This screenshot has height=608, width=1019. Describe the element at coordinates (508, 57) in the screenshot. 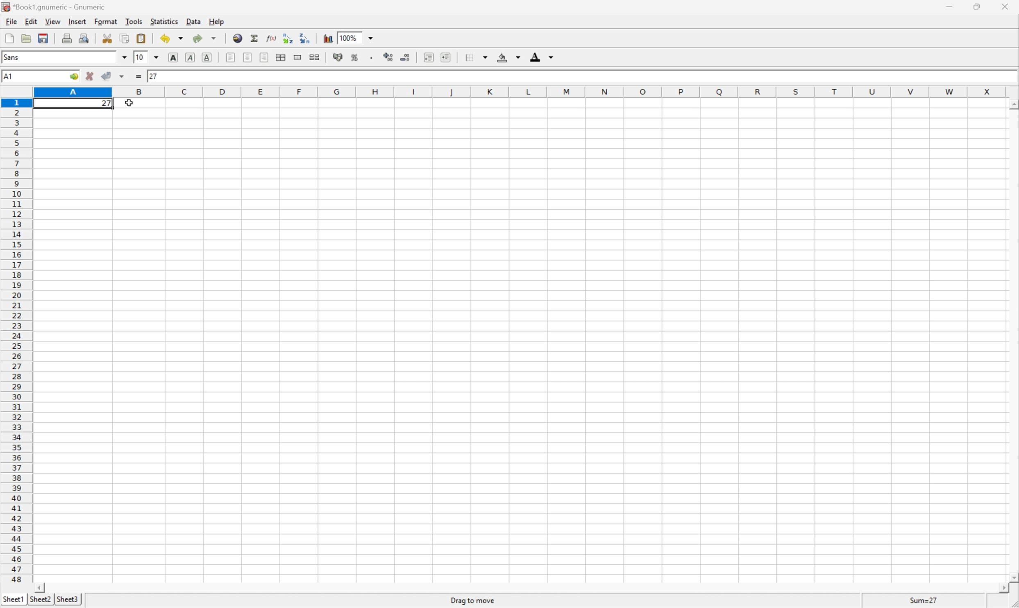

I see `Background` at that location.